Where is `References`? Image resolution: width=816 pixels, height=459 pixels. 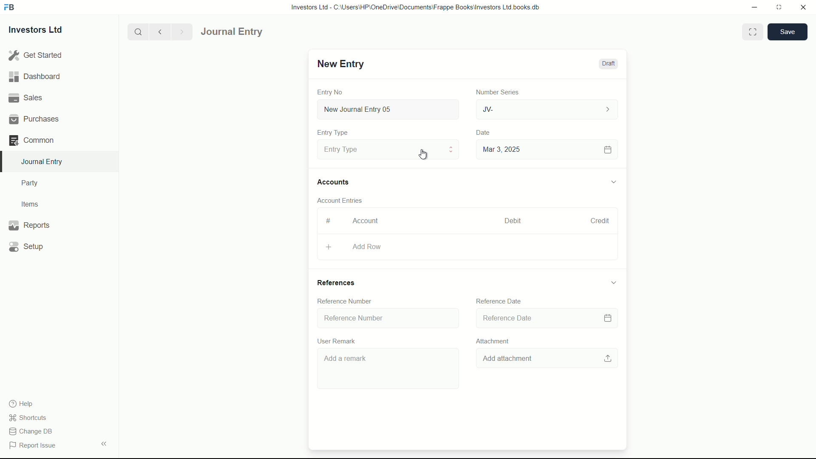
References is located at coordinates (337, 283).